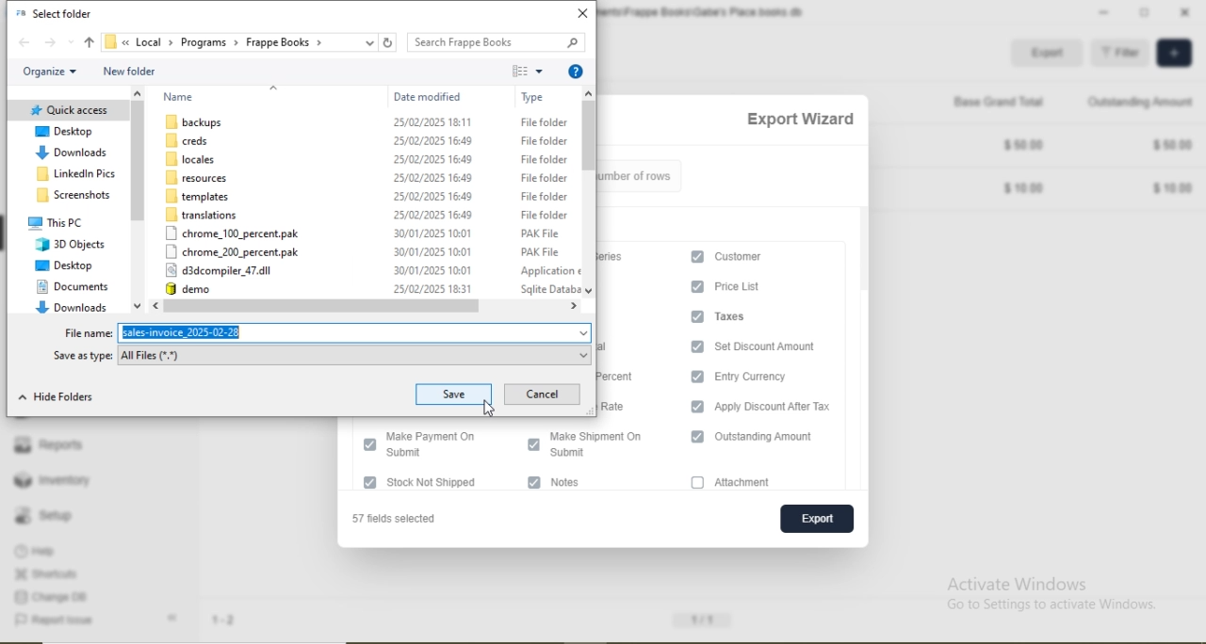  I want to click on Downloads, so click(70, 153).